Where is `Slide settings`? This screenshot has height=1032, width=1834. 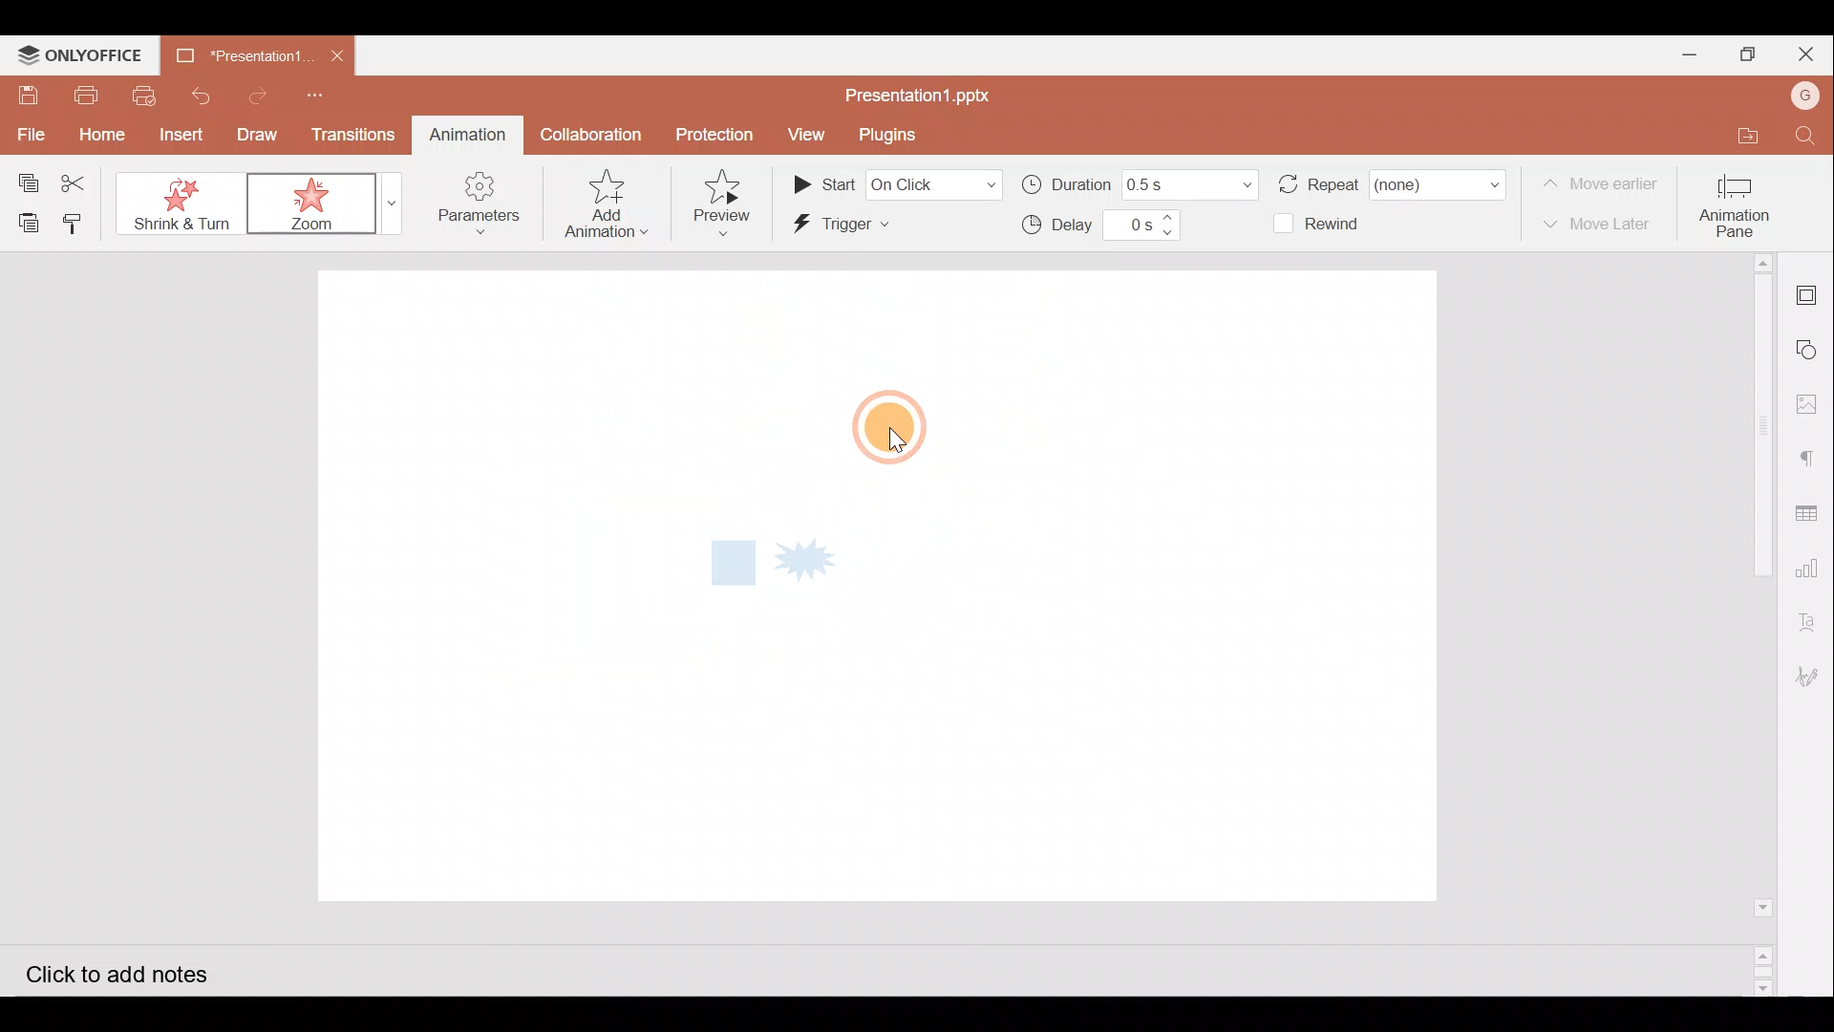
Slide settings is located at coordinates (1809, 292).